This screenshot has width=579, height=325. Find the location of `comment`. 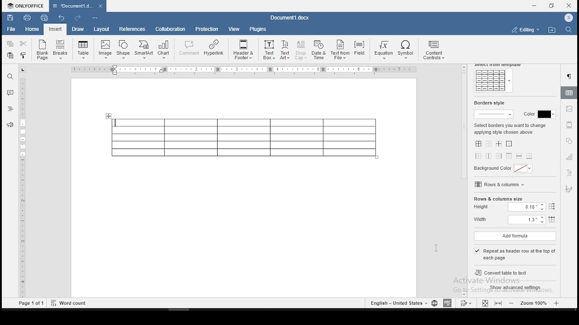

comment is located at coordinates (10, 92).